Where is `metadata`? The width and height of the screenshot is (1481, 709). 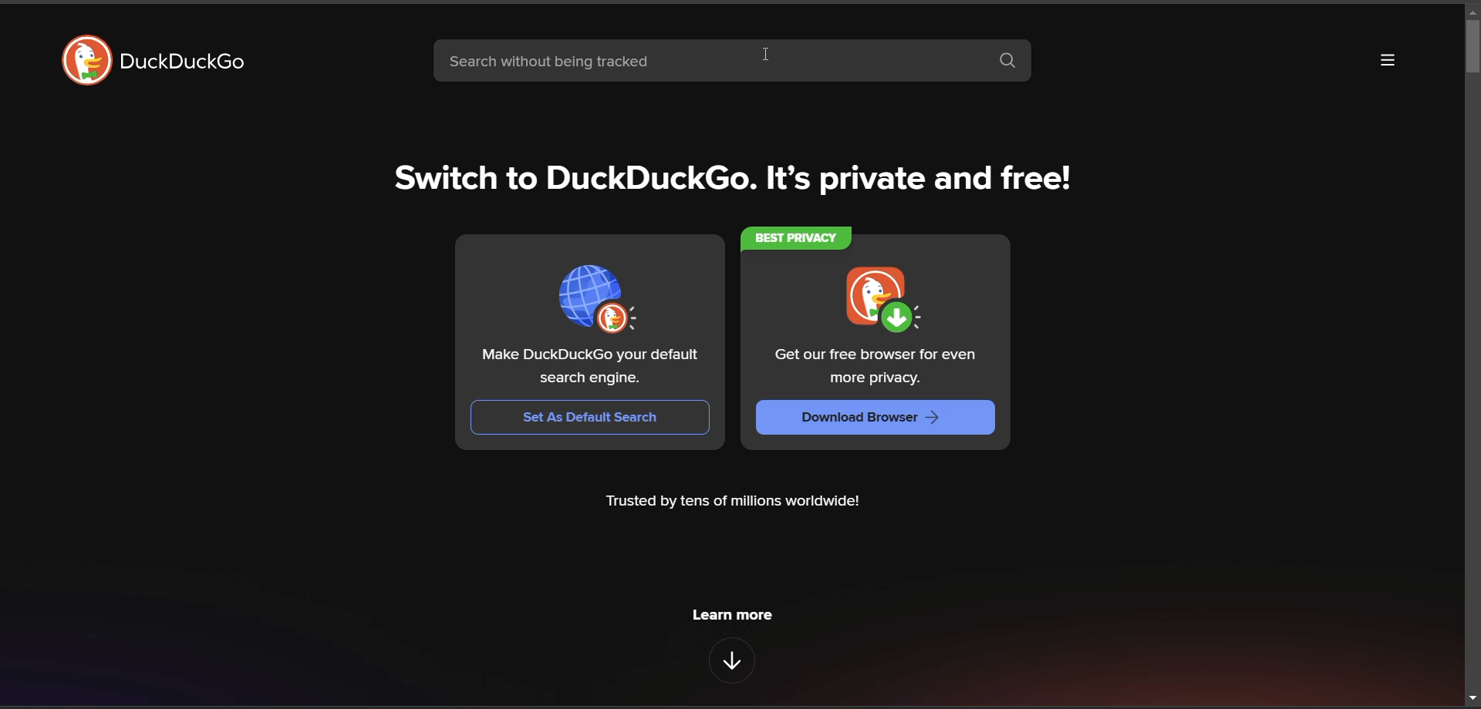 metadata is located at coordinates (731, 502).